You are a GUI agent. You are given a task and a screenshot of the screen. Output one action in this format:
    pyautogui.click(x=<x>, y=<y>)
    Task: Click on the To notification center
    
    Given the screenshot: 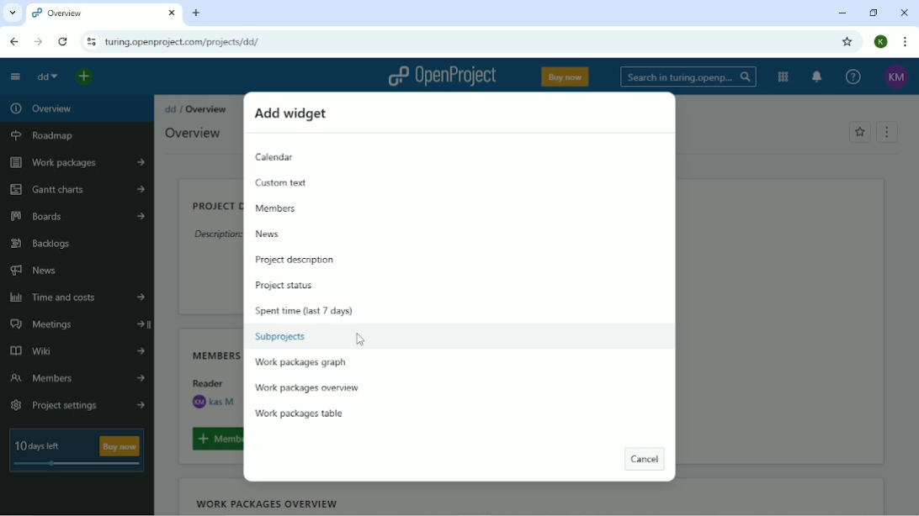 What is the action you would take?
    pyautogui.click(x=817, y=76)
    